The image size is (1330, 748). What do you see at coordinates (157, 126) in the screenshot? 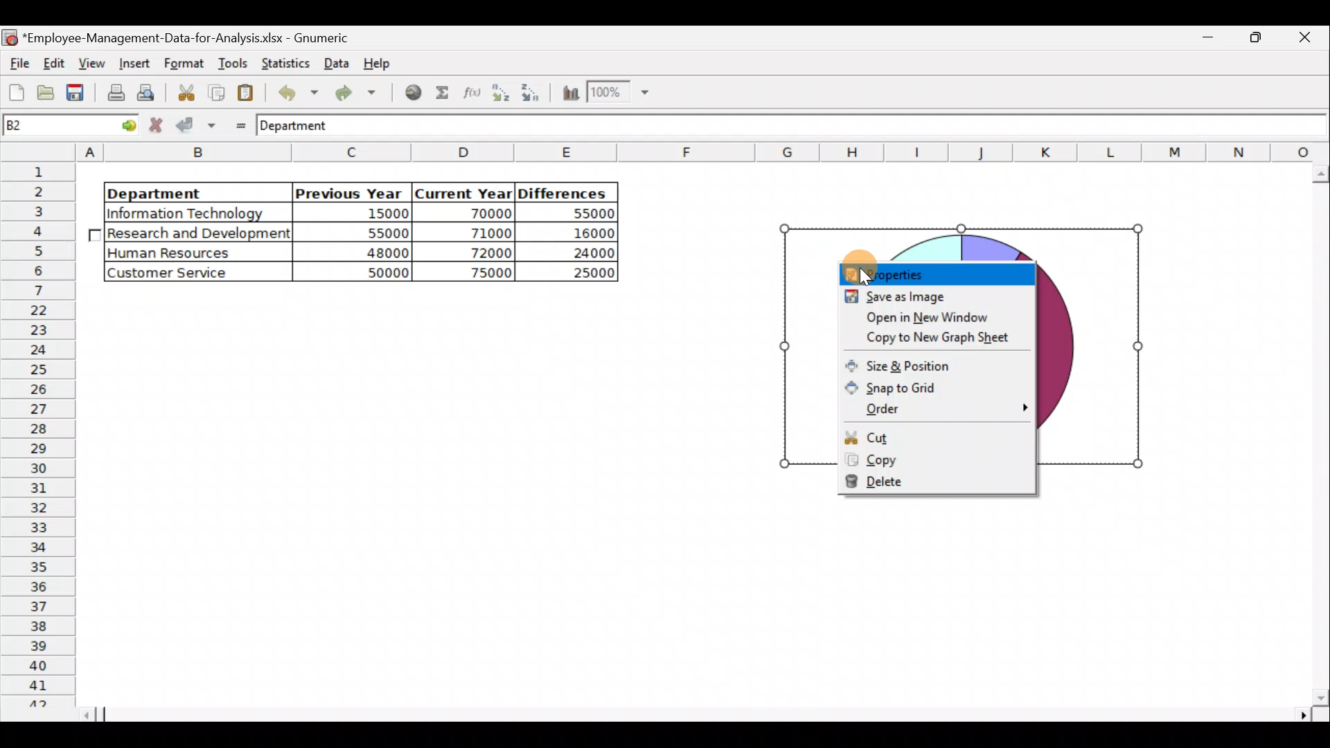
I see `Cancel change` at bounding box center [157, 126].